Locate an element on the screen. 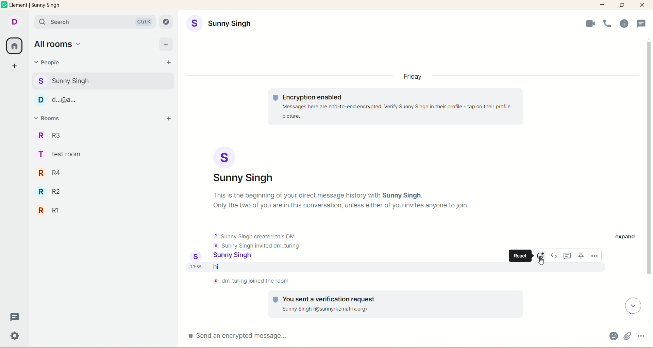 This screenshot has width=653, height=348. attachments is located at coordinates (627, 336).